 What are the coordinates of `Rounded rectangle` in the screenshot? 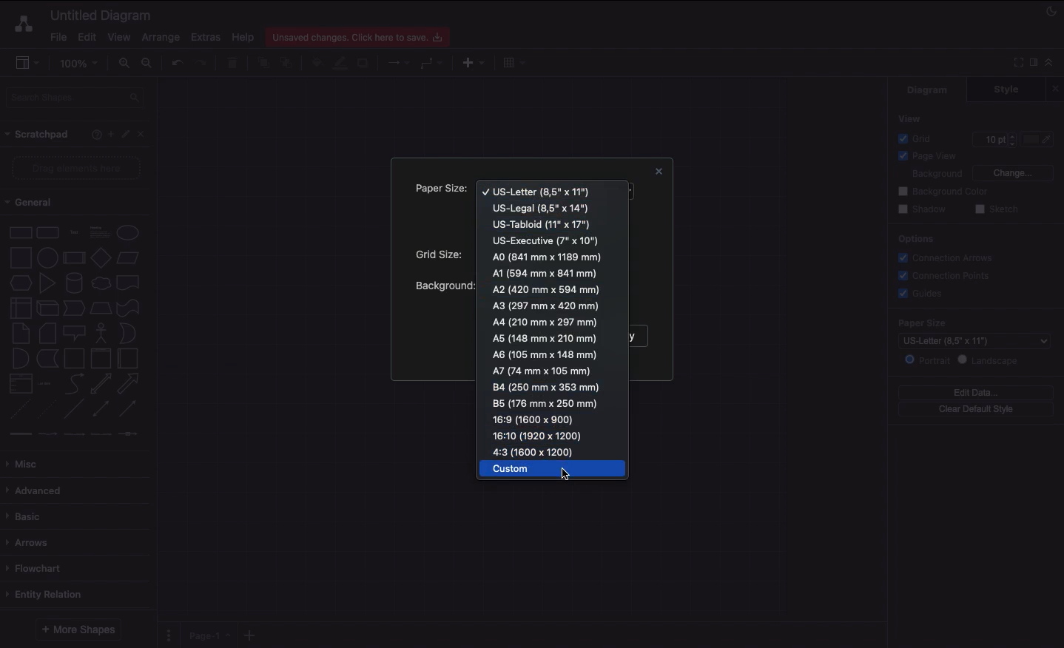 It's located at (48, 232).